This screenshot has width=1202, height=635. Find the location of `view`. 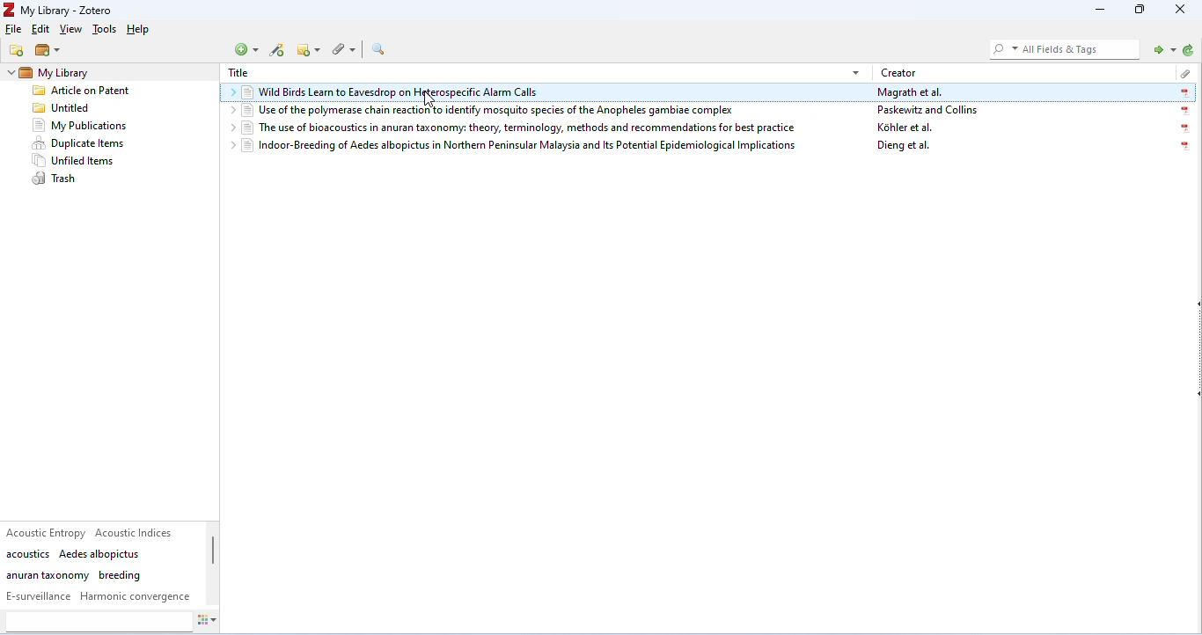

view is located at coordinates (73, 31).